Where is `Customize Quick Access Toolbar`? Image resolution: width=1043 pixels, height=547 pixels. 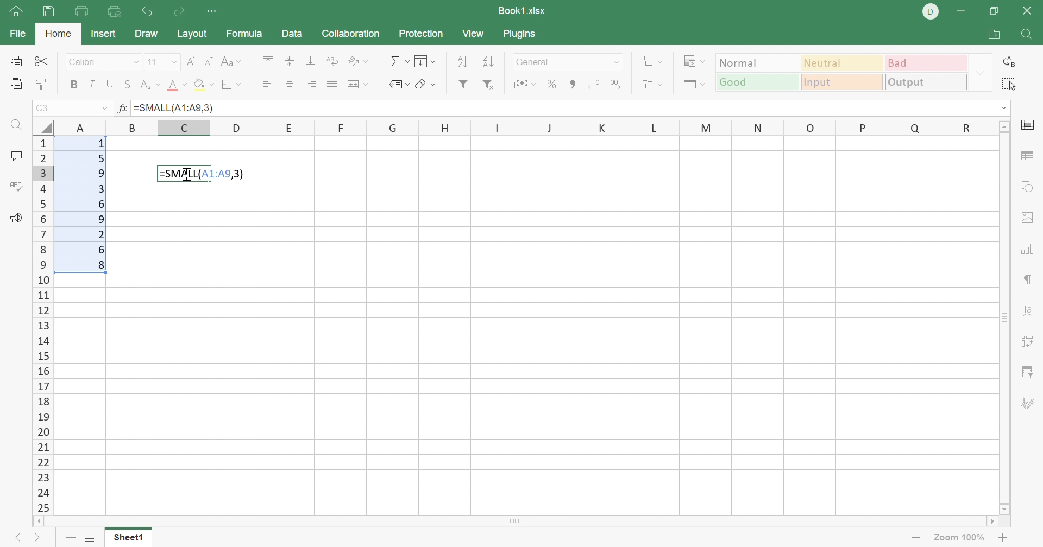 Customize Quick Access Toolbar is located at coordinates (215, 12).